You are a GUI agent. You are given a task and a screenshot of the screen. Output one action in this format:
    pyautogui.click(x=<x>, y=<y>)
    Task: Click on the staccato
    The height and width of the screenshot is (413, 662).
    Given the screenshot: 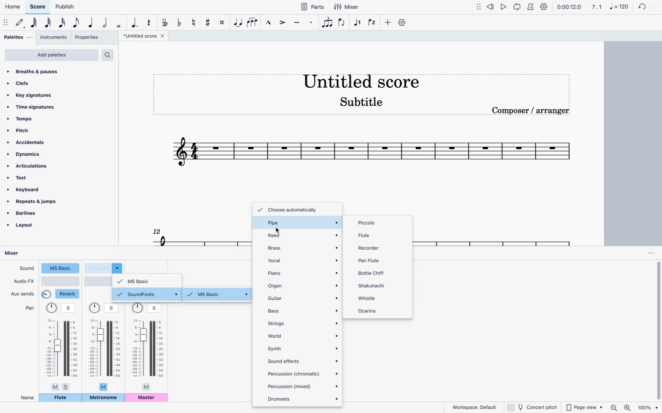 What is the action you would take?
    pyautogui.click(x=311, y=24)
    